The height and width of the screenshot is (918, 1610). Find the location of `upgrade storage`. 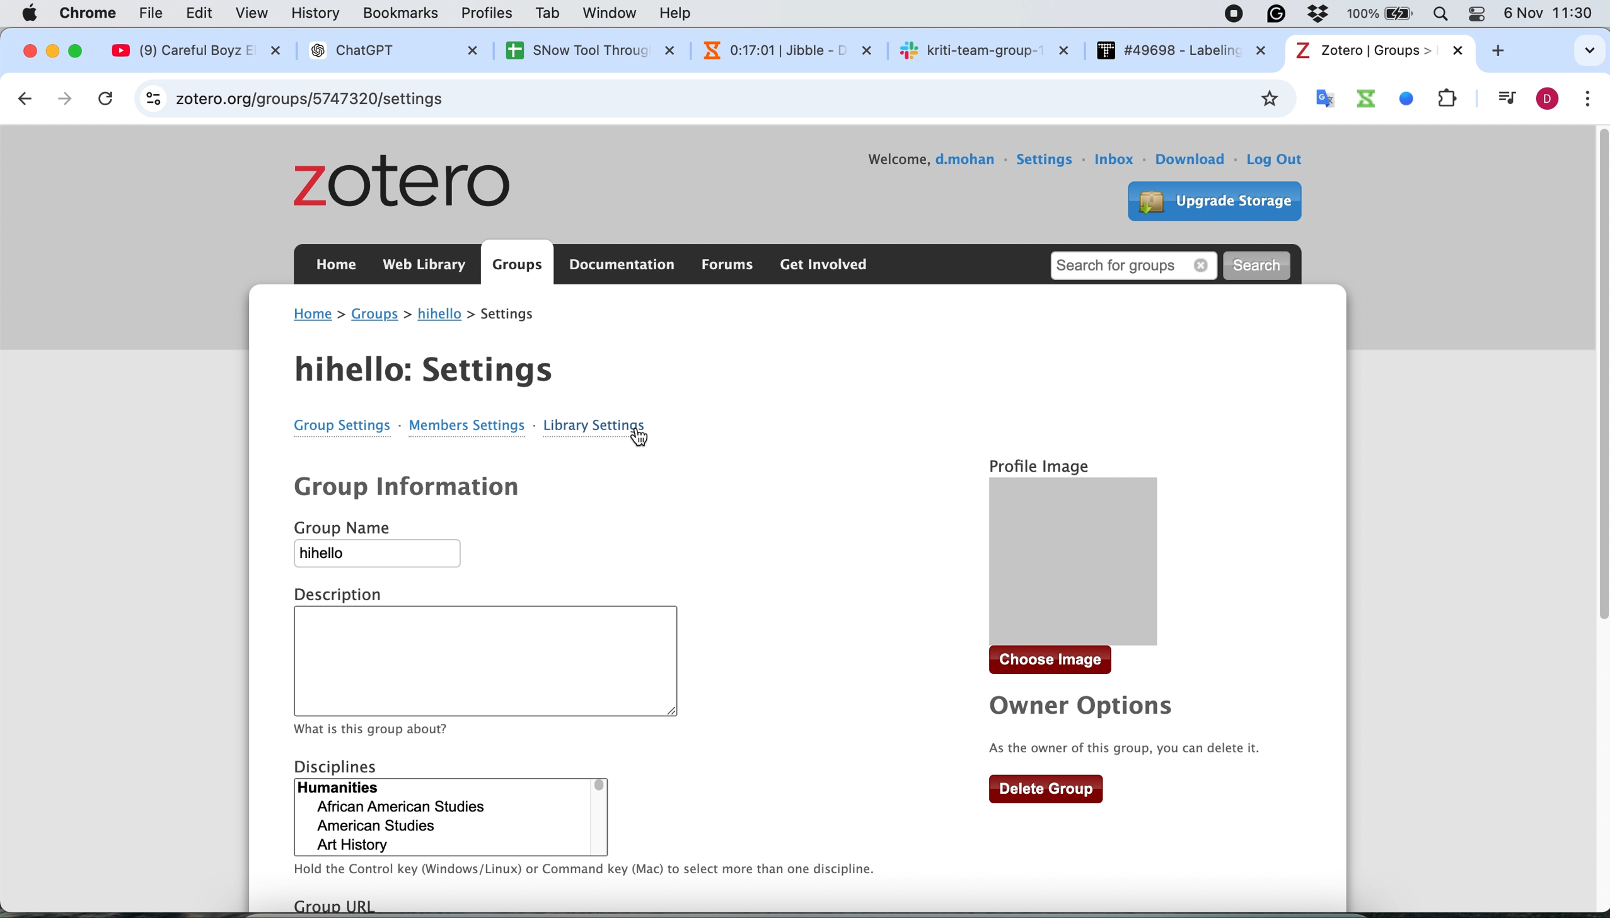

upgrade storage is located at coordinates (1208, 199).